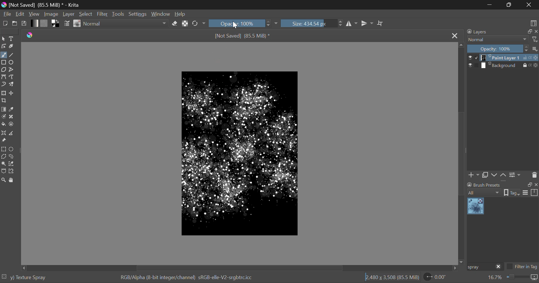 This screenshot has height=283, width=539. I want to click on Freehand Paintbrush selected, so click(3, 55).